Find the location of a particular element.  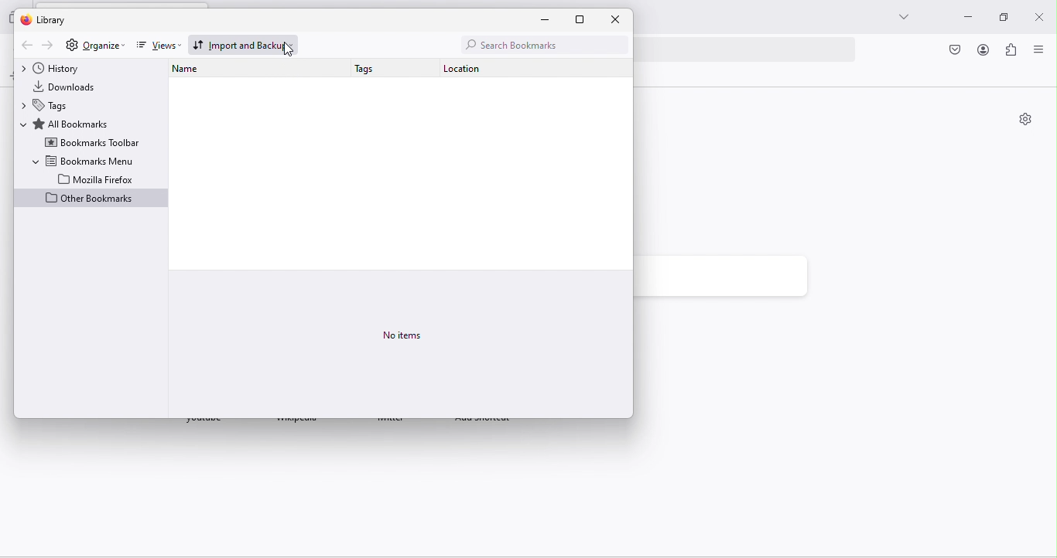

extension is located at coordinates (1012, 52).